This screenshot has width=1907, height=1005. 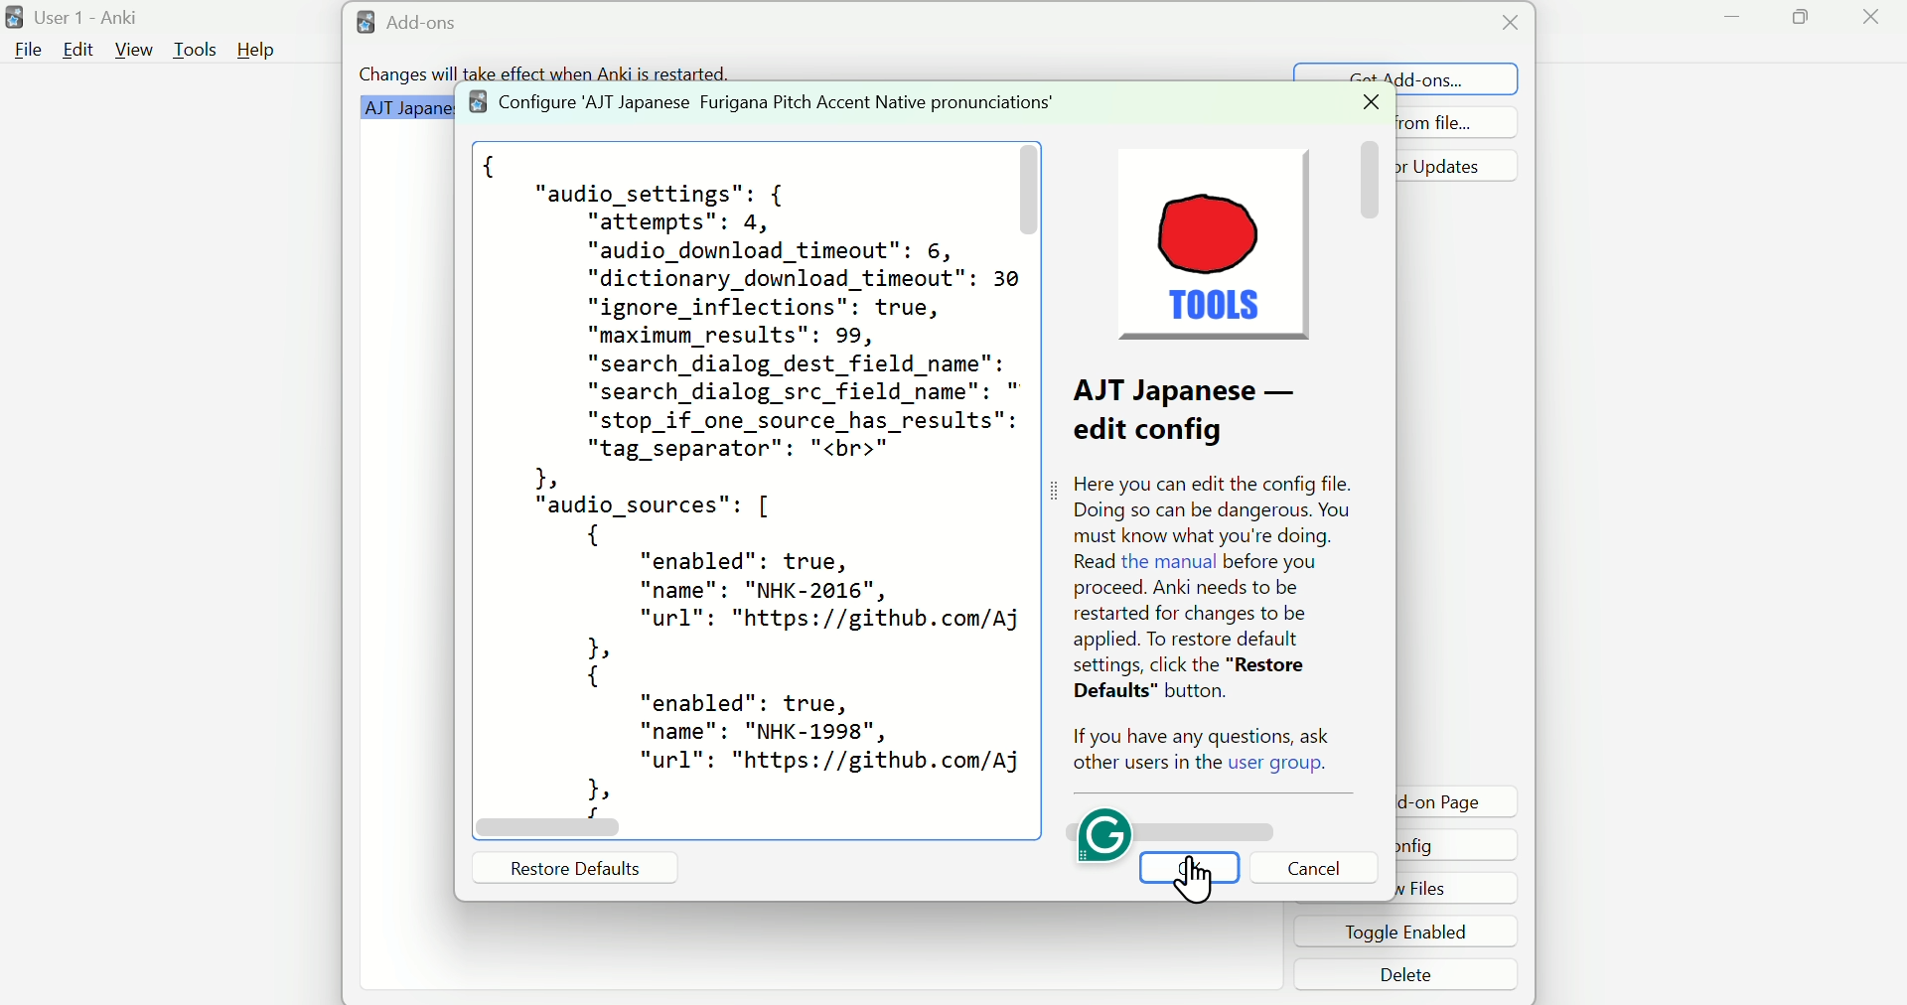 I want to click on Changes will take effect when Anki is restarted, so click(x=546, y=75).